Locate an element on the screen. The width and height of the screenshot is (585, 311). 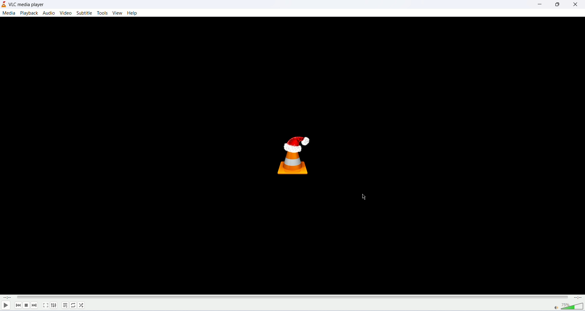
minimize is located at coordinates (538, 4).